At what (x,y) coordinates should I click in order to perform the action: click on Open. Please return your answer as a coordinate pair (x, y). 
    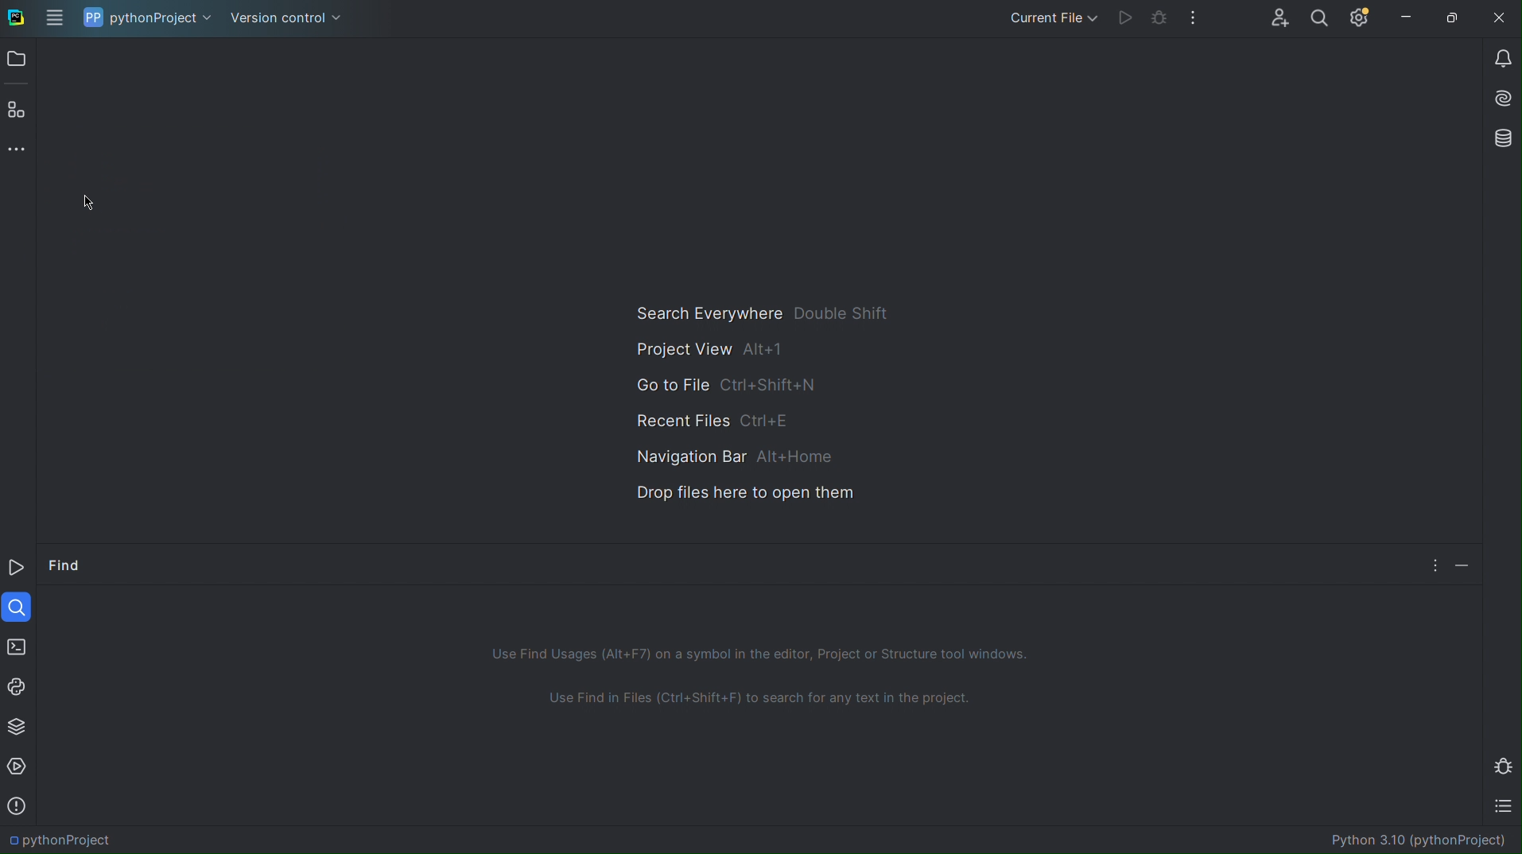
    Looking at the image, I should click on (17, 59).